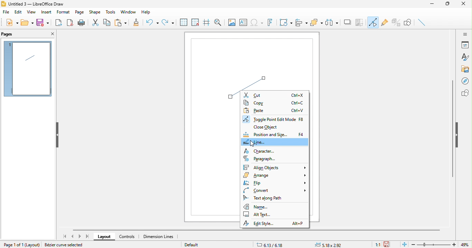 The height and width of the screenshot is (248, 472). What do you see at coordinates (11, 23) in the screenshot?
I see `new` at bounding box center [11, 23].